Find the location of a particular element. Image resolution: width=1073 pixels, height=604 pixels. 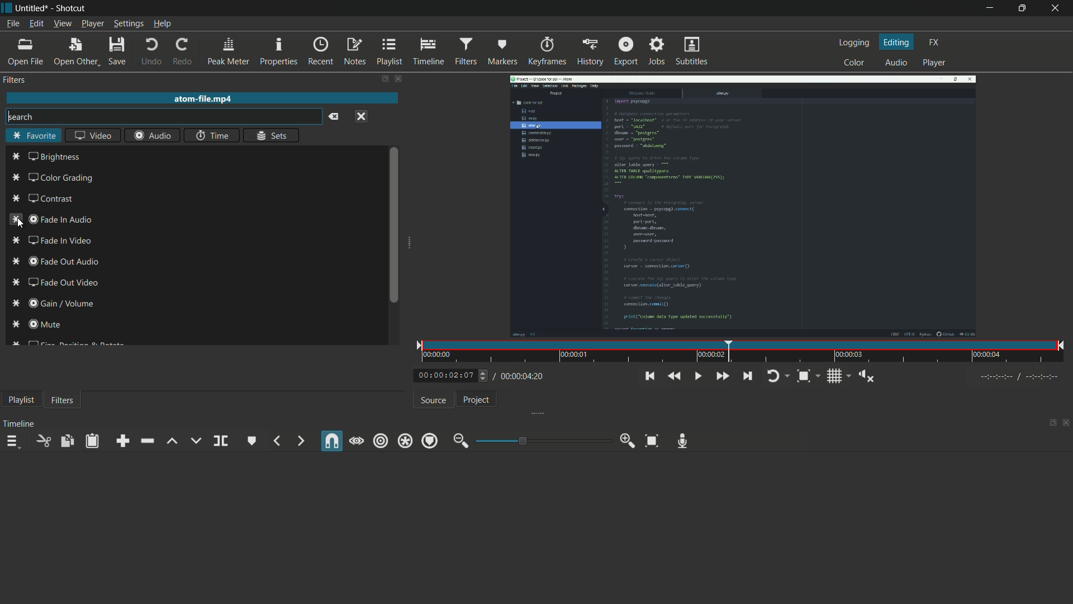

export is located at coordinates (625, 50).